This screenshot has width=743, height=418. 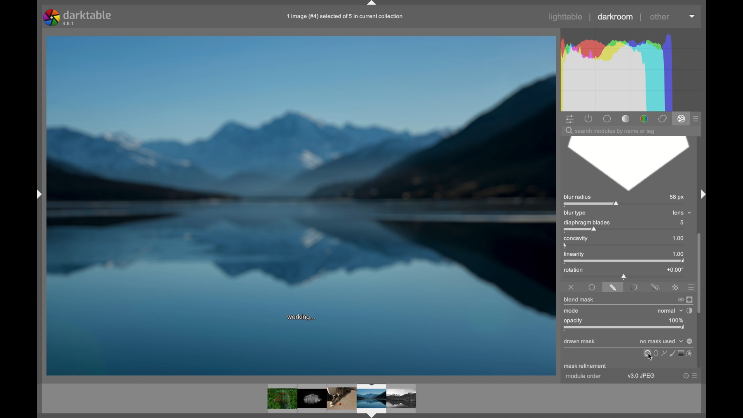 I want to click on effect, so click(x=681, y=119).